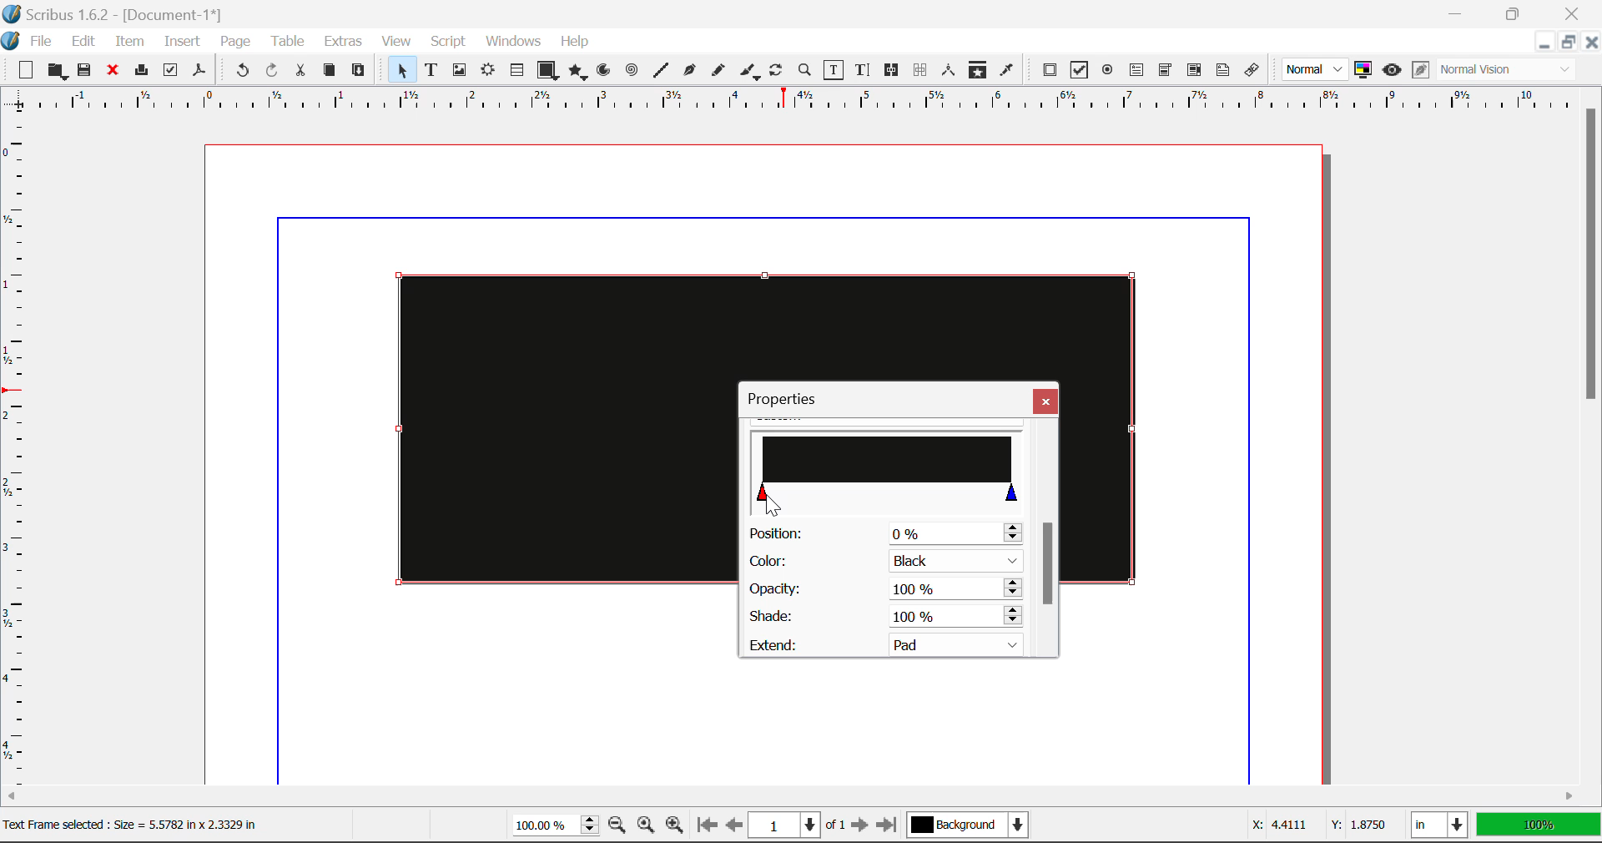 This screenshot has height=843, width=1602. Describe the element at coordinates (921, 70) in the screenshot. I see `Delink Frames` at that location.